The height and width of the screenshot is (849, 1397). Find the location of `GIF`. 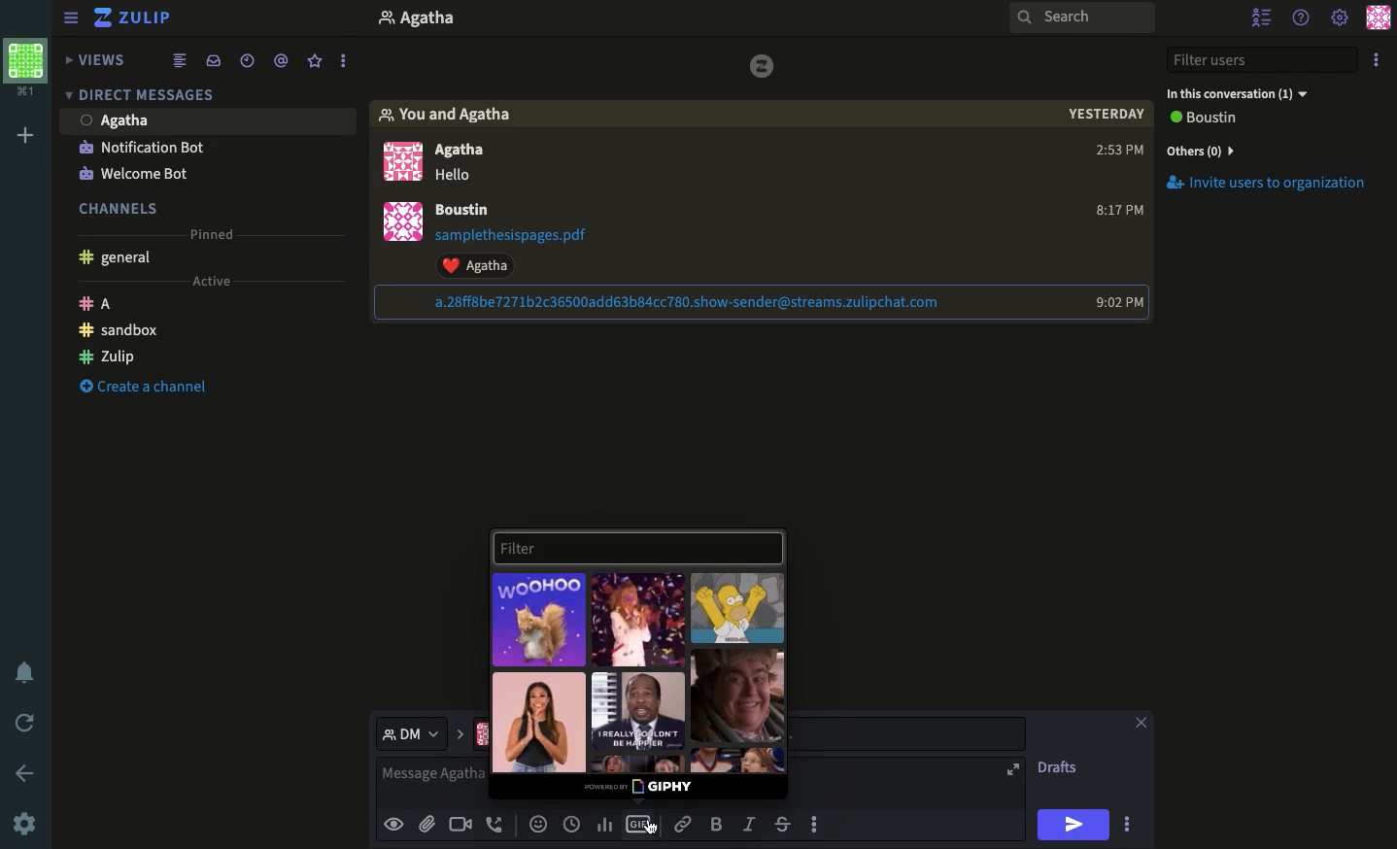

GIF is located at coordinates (639, 620).